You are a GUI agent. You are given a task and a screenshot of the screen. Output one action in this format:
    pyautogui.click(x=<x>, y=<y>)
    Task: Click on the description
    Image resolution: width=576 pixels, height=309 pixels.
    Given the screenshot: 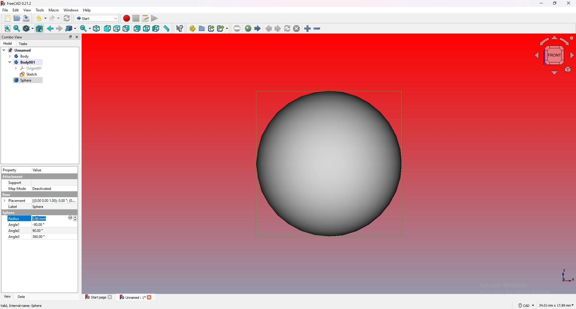 What is the action you would take?
    pyautogui.click(x=22, y=306)
    